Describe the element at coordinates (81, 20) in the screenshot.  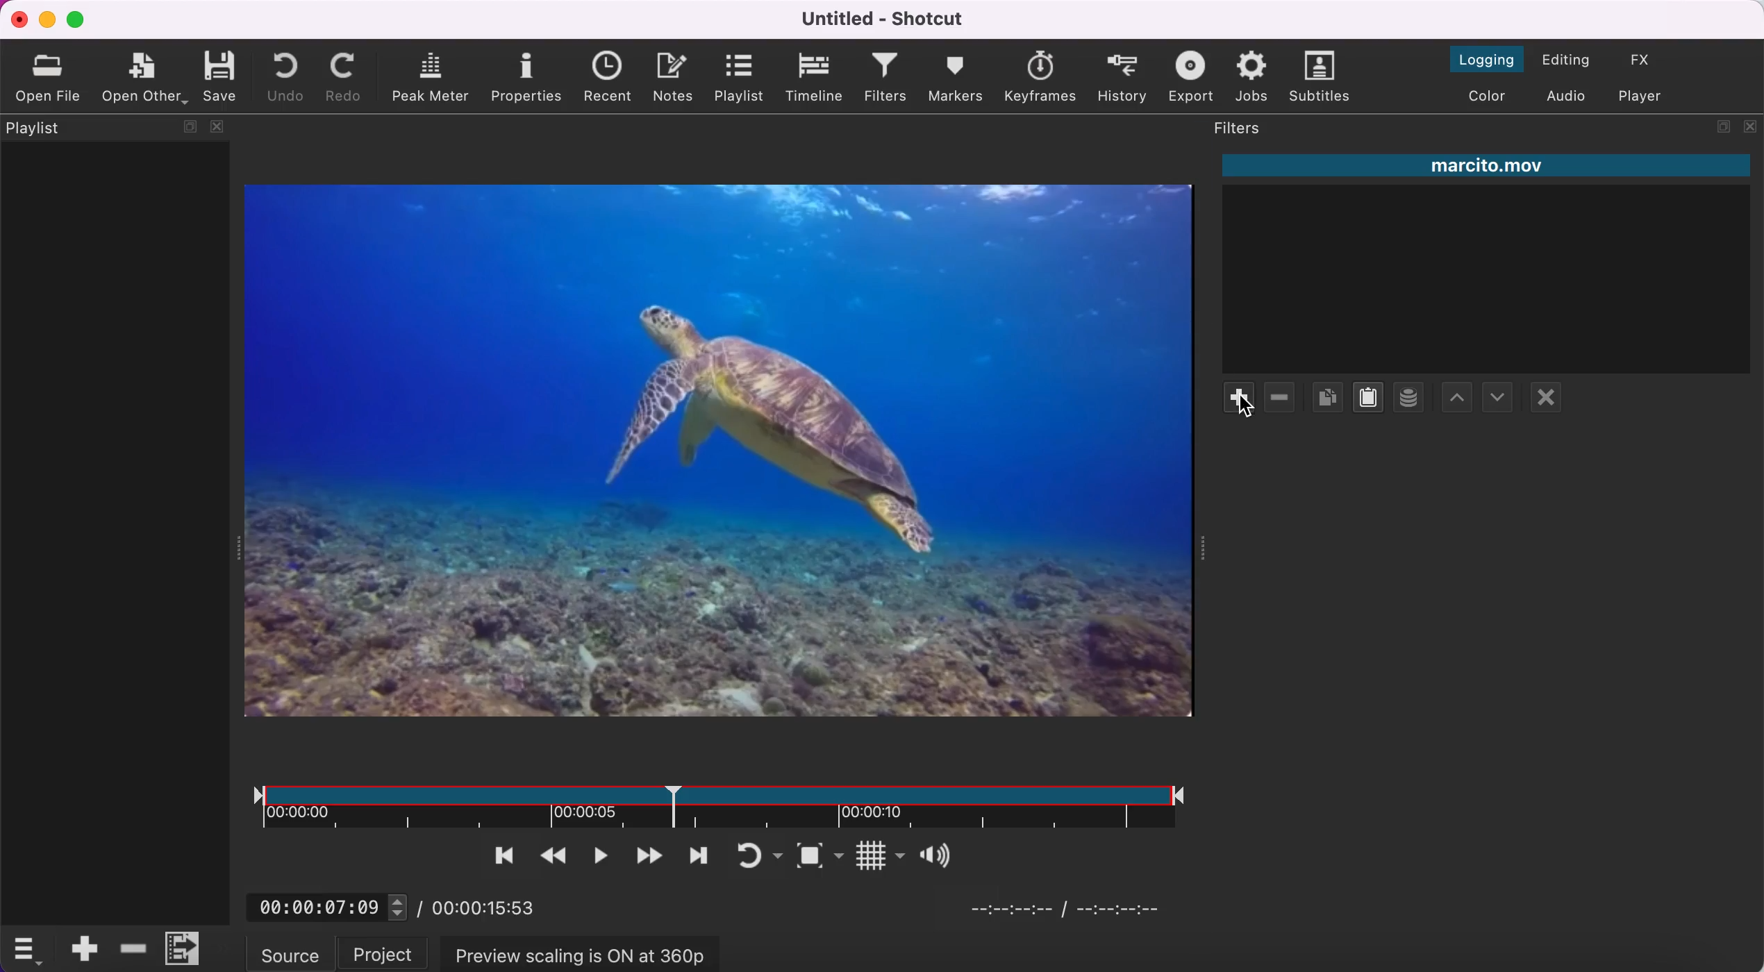
I see `maximize` at that location.